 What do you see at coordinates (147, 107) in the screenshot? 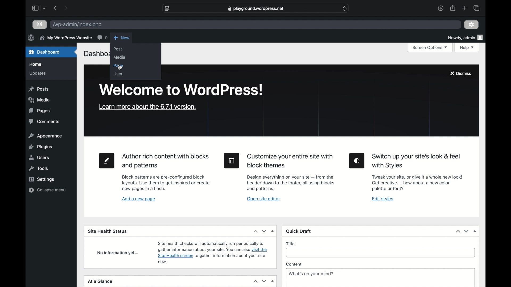
I see `Learnmore about 6.7.1 version` at bounding box center [147, 107].